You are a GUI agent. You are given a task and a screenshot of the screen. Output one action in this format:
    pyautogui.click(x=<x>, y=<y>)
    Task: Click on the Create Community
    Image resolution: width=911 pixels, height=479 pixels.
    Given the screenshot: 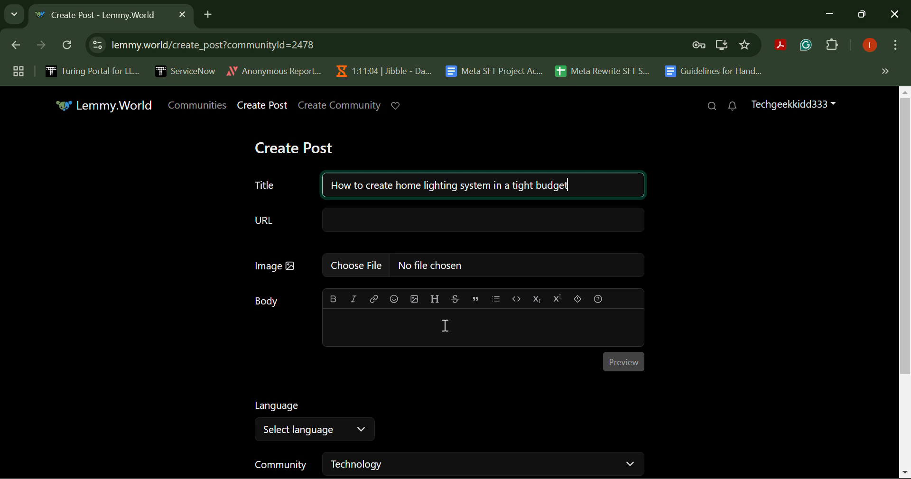 What is the action you would take?
    pyautogui.click(x=340, y=106)
    